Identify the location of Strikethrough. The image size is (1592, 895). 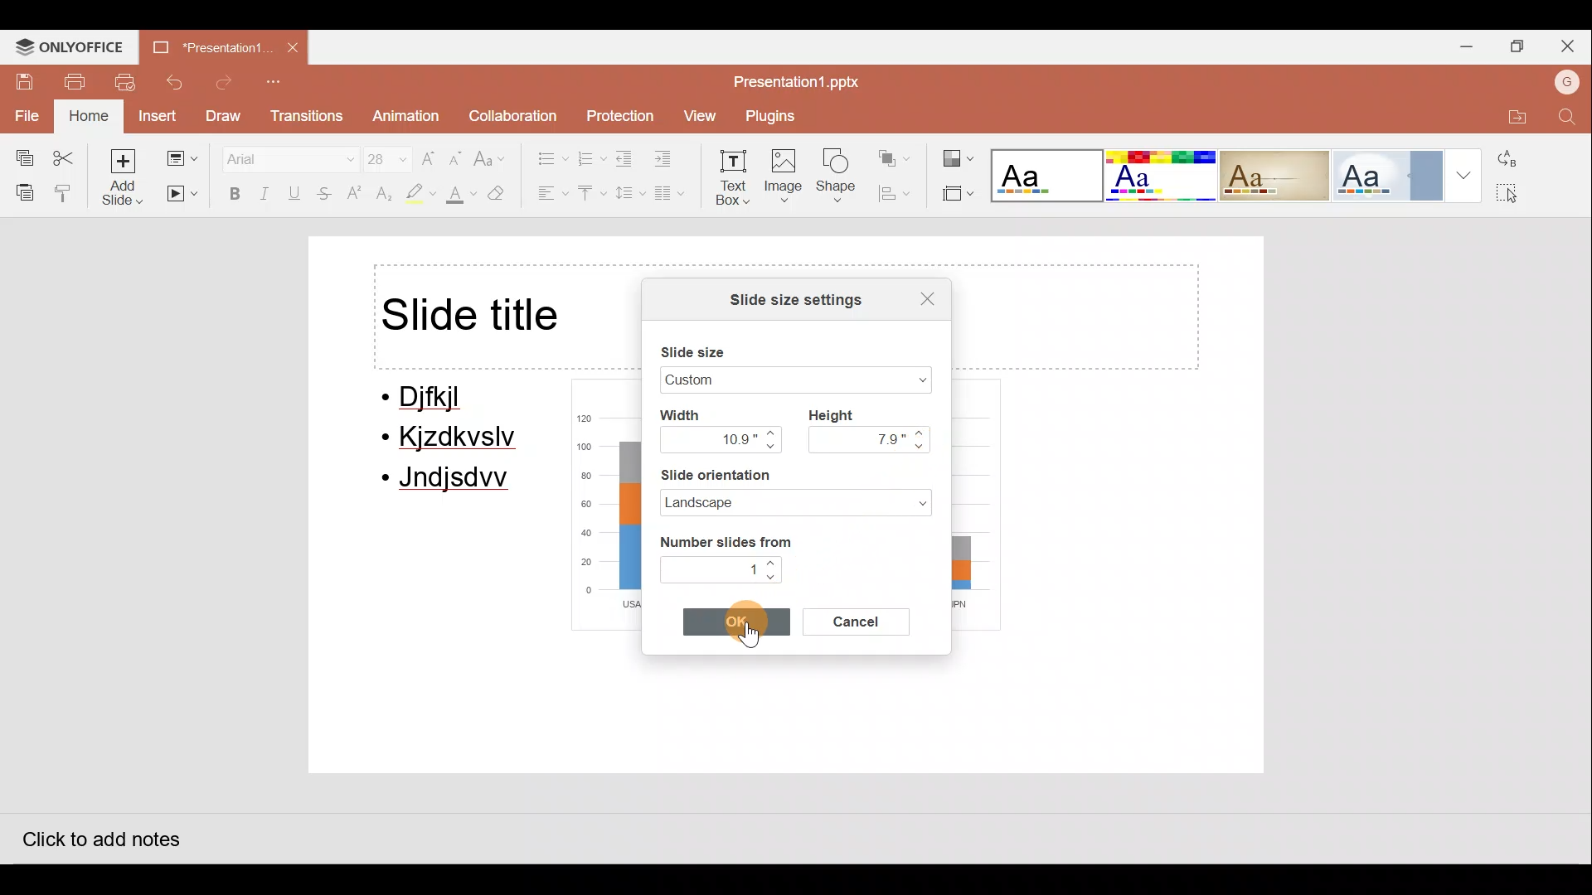
(326, 196).